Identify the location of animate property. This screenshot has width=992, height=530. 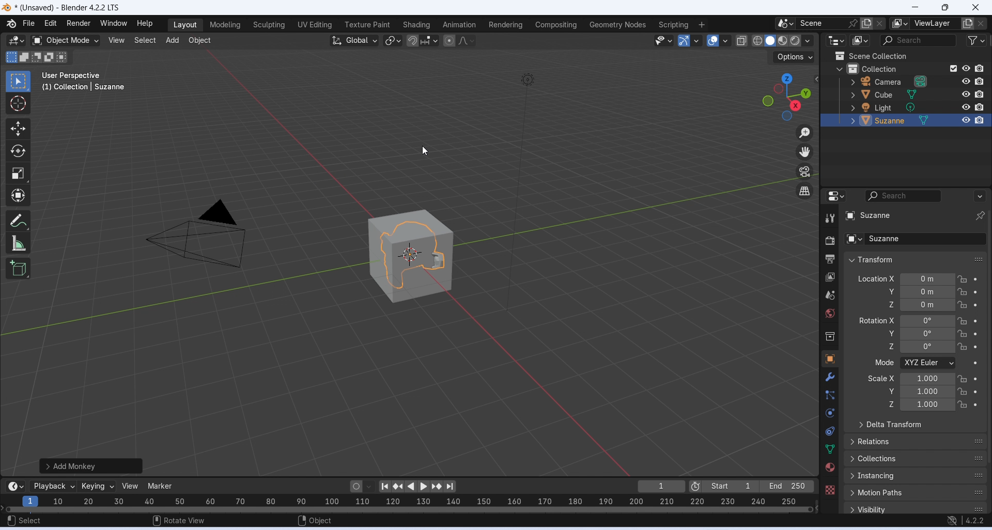
(975, 321).